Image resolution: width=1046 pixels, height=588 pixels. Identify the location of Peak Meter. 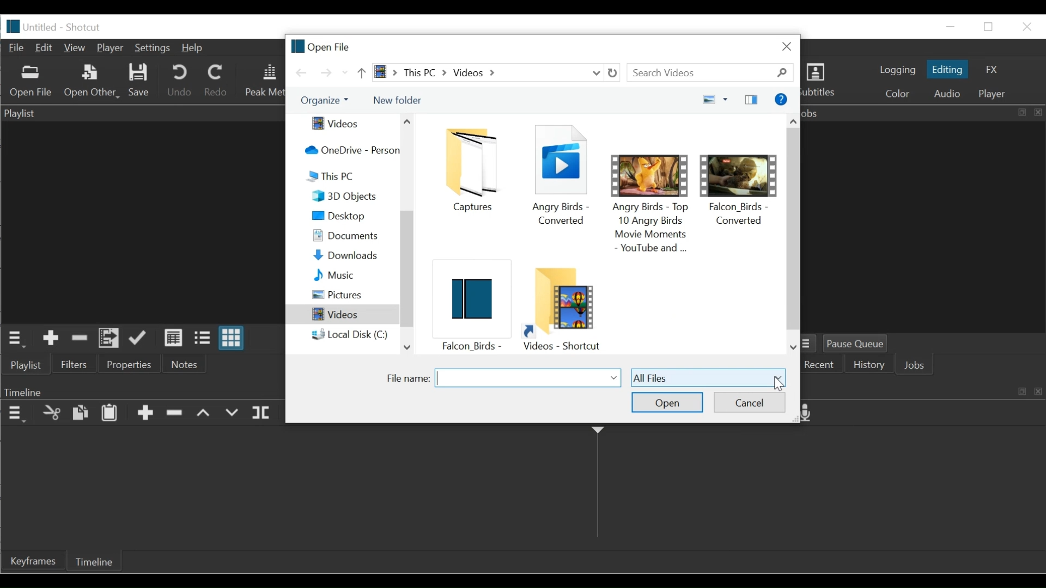
(264, 81).